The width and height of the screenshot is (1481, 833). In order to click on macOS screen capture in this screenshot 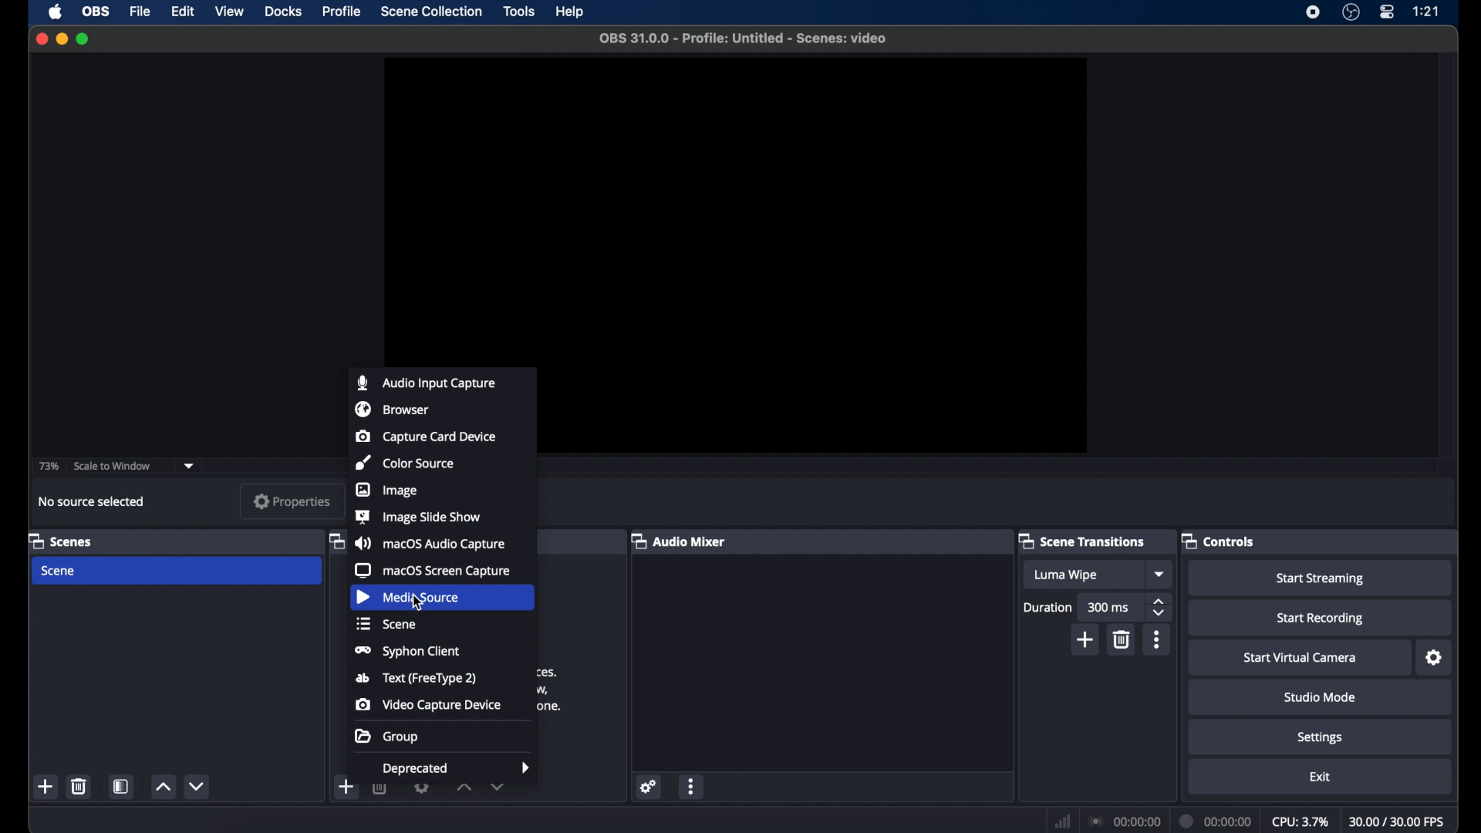, I will do `click(431, 570)`.